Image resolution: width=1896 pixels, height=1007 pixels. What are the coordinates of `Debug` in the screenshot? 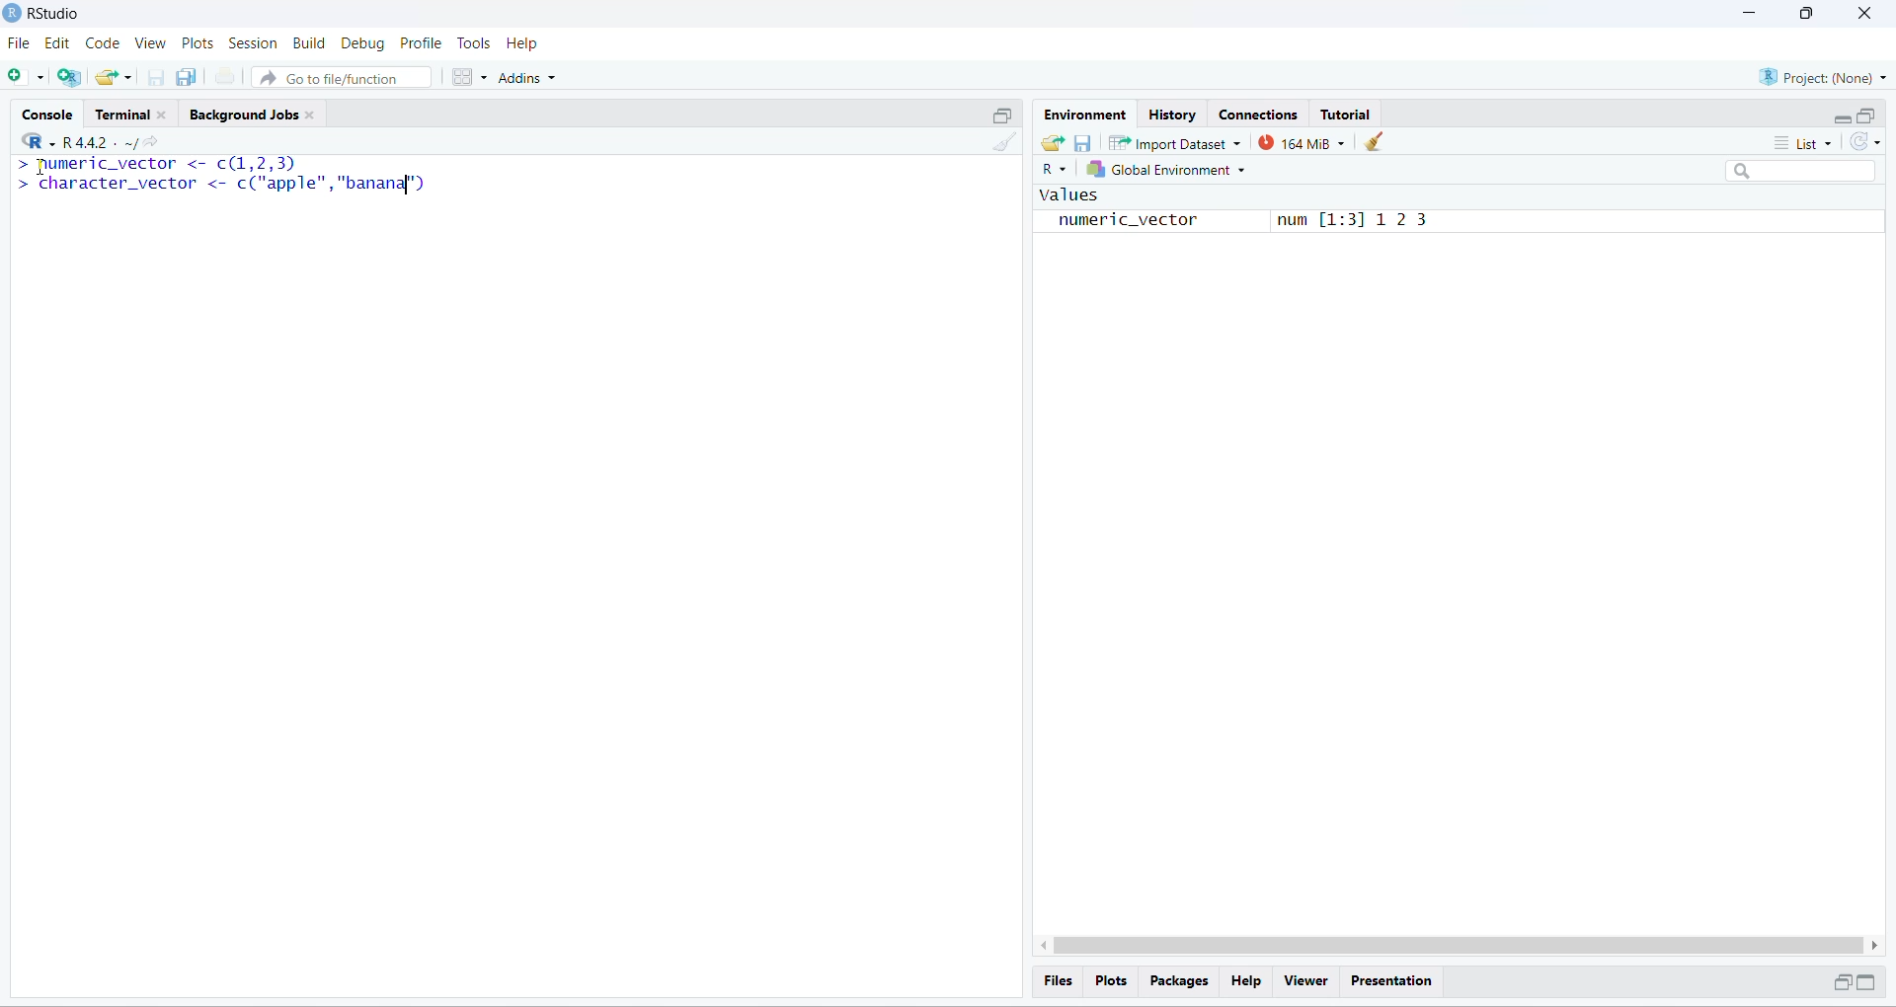 It's located at (363, 44).